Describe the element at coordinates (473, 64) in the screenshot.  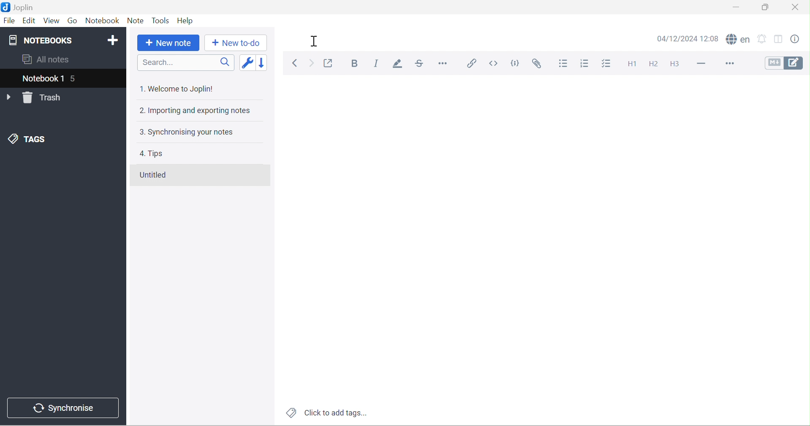
I see `Insert / edit code` at that location.